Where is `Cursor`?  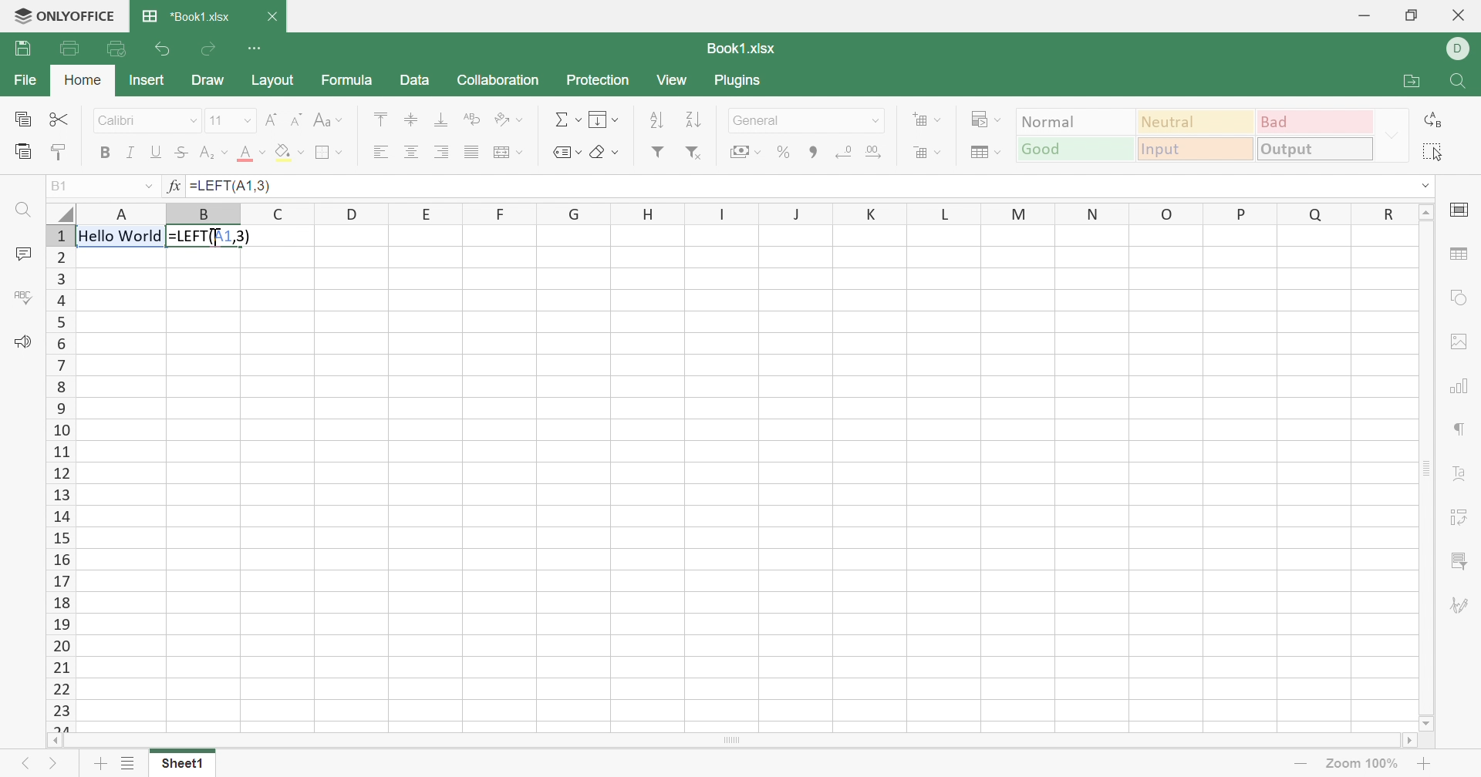
Cursor is located at coordinates (217, 239).